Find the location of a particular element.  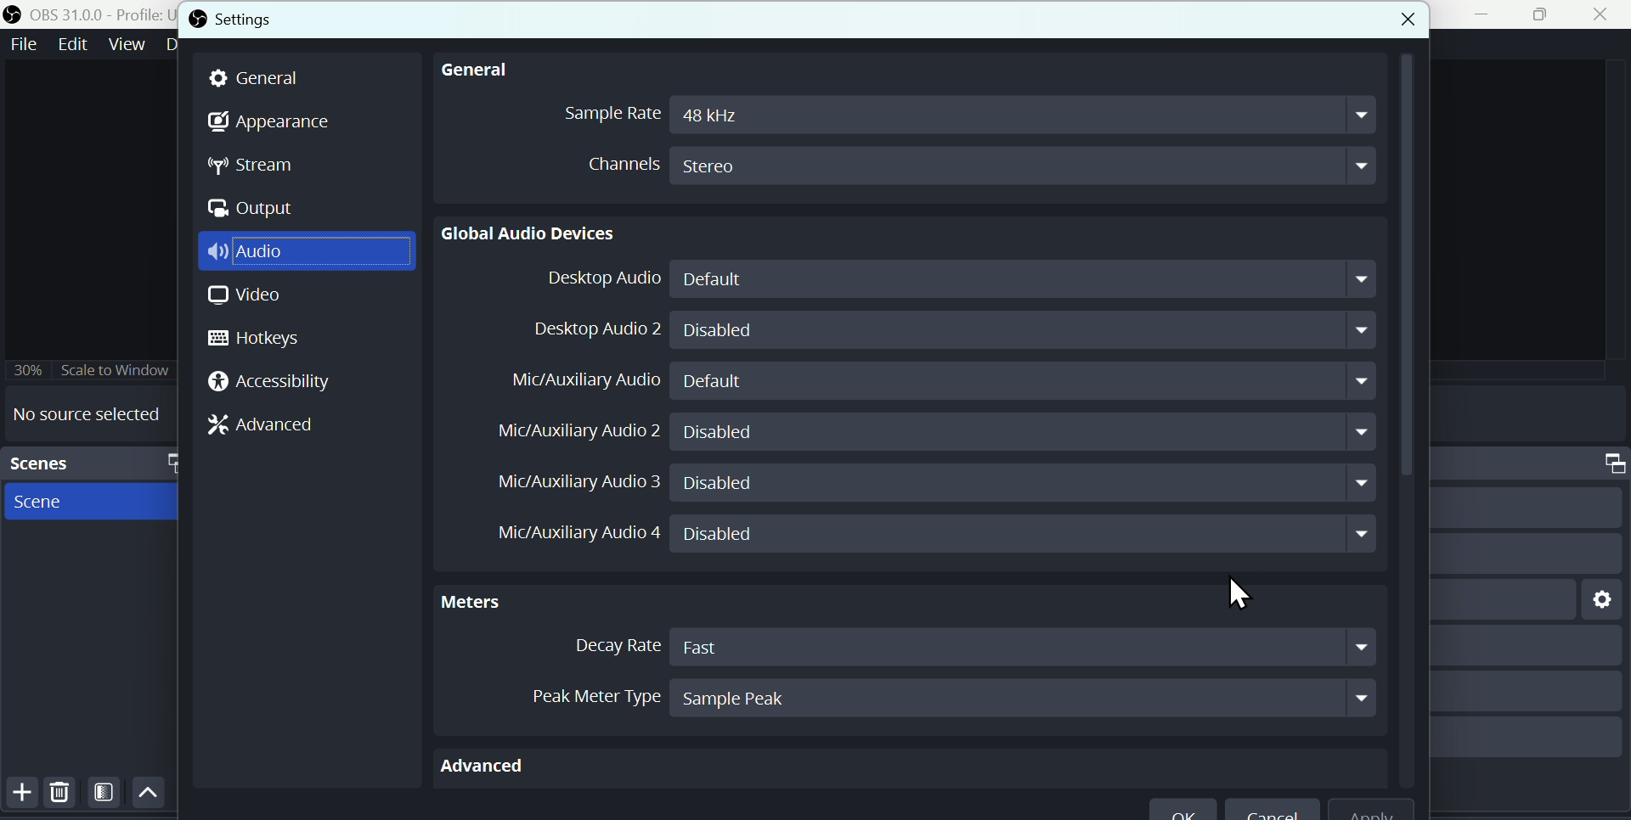

apply is located at coordinates (1376, 808).